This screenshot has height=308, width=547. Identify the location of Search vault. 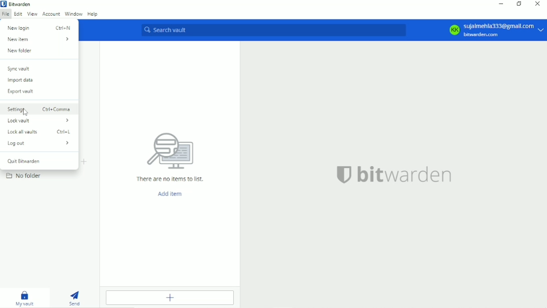
(272, 30).